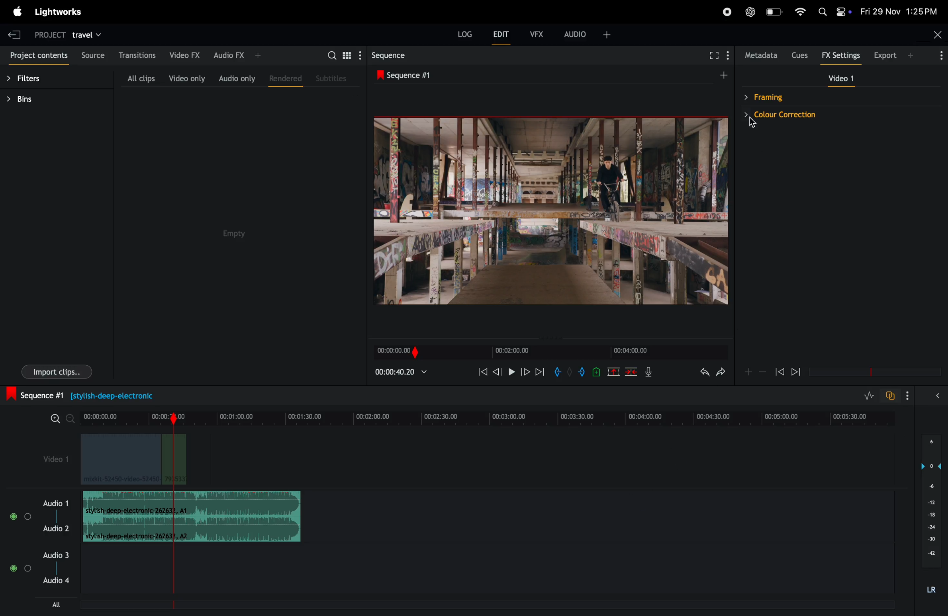  What do you see at coordinates (895, 55) in the screenshot?
I see `export` at bounding box center [895, 55].